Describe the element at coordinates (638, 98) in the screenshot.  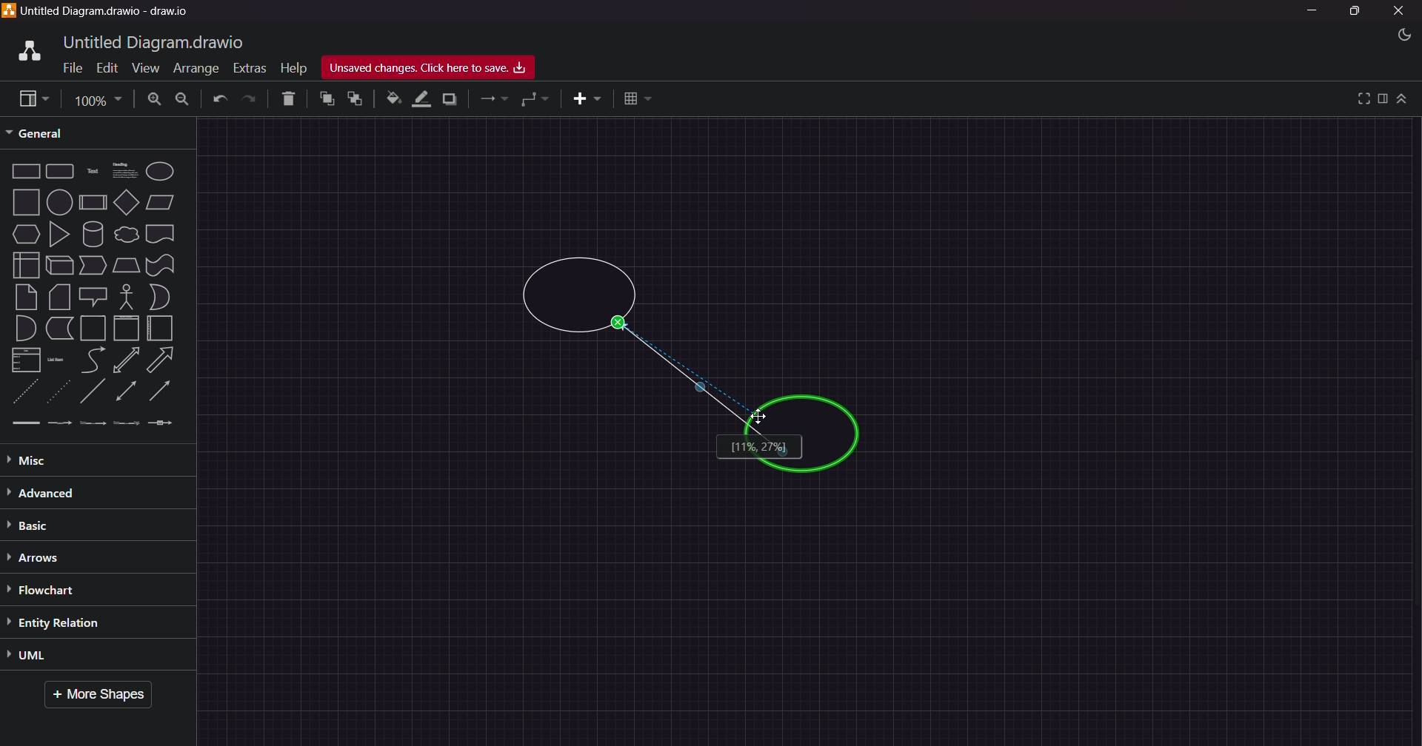
I see `table` at that location.